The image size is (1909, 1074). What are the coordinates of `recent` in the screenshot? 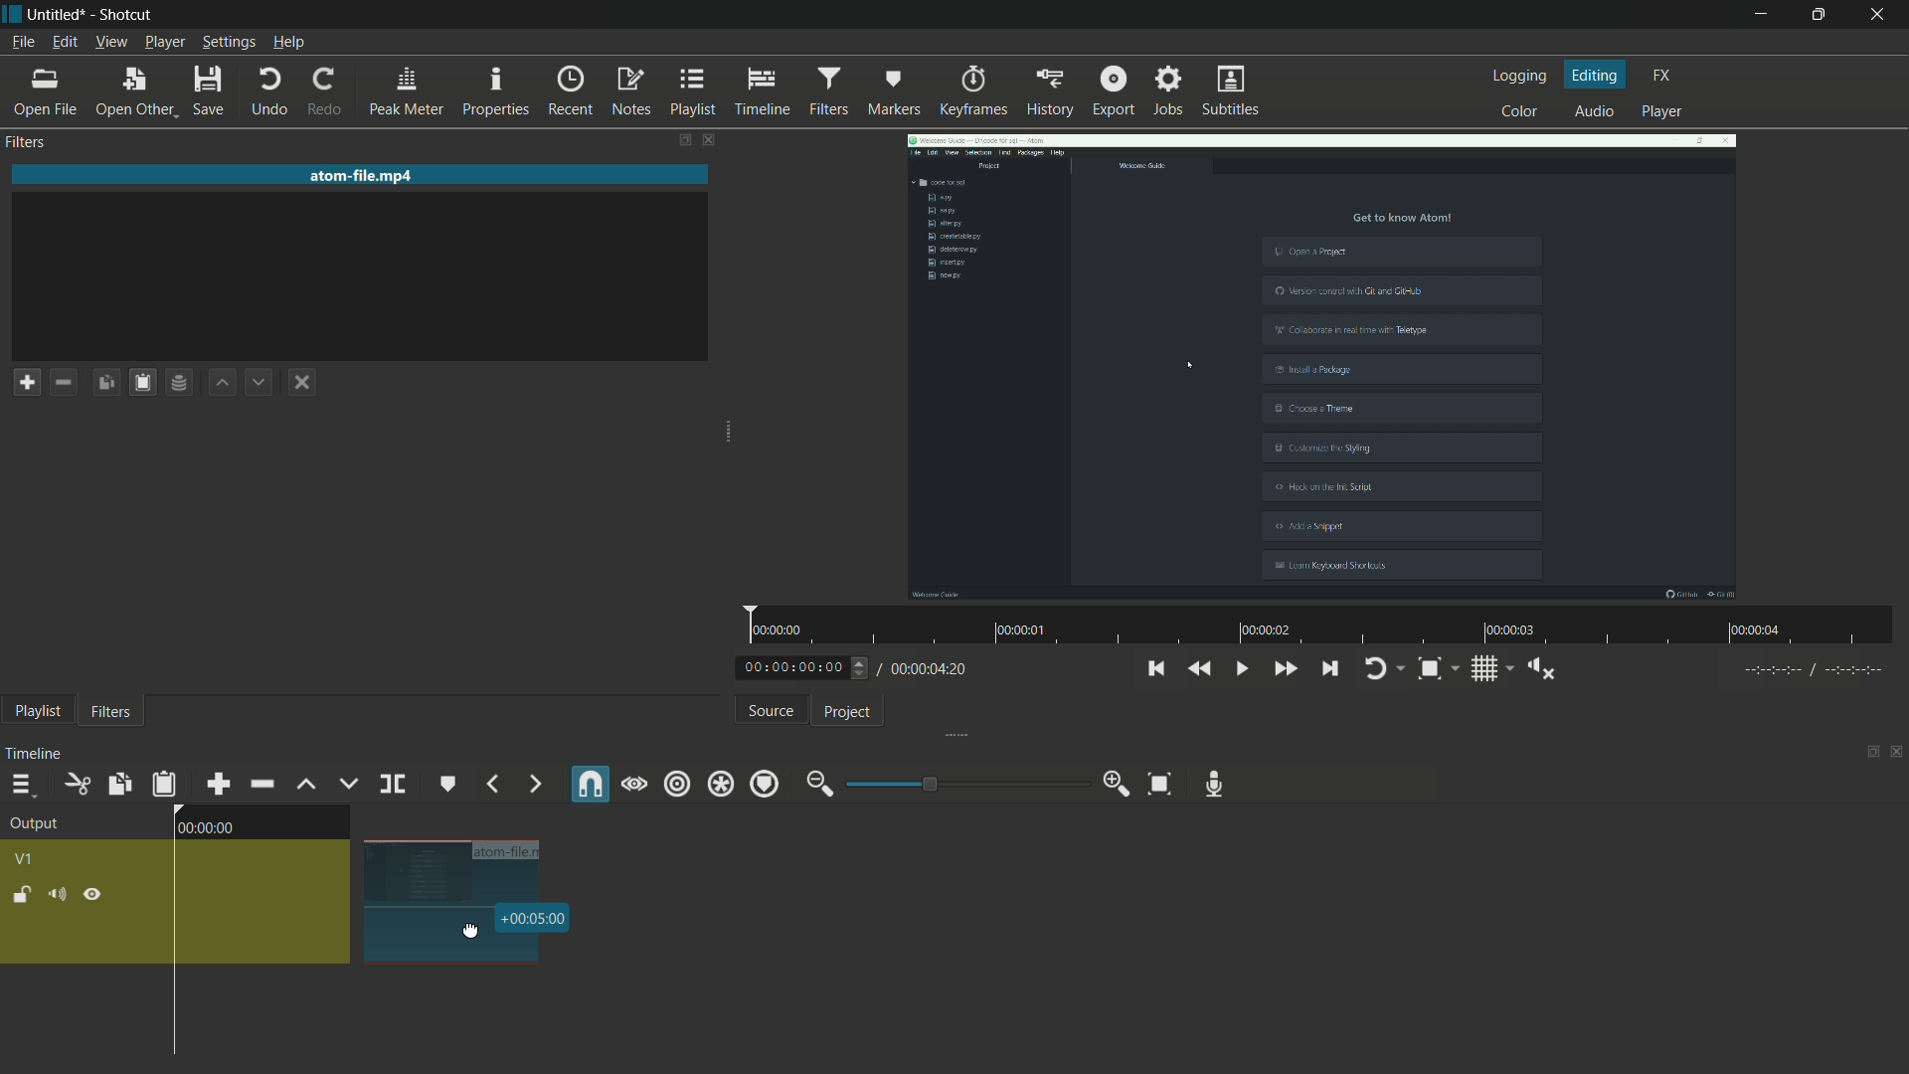 It's located at (566, 90).